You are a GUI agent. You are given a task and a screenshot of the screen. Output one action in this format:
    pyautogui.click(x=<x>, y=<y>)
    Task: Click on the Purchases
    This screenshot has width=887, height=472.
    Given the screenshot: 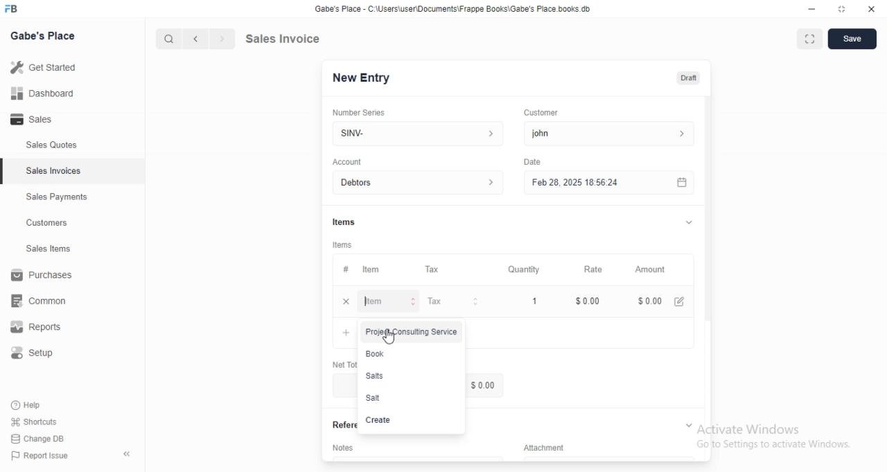 What is the action you would take?
    pyautogui.click(x=44, y=277)
    